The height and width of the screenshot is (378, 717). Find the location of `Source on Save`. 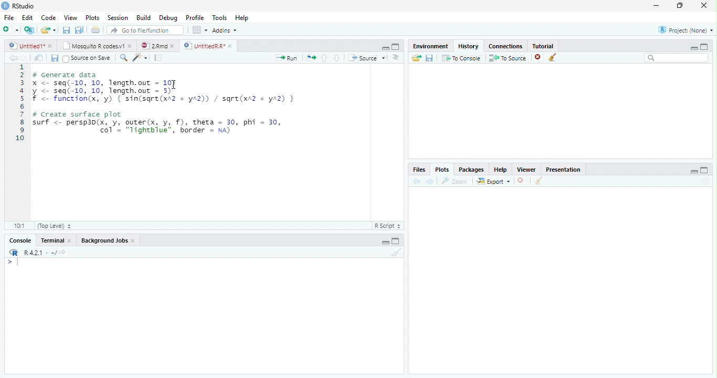

Source on Save is located at coordinates (88, 58).